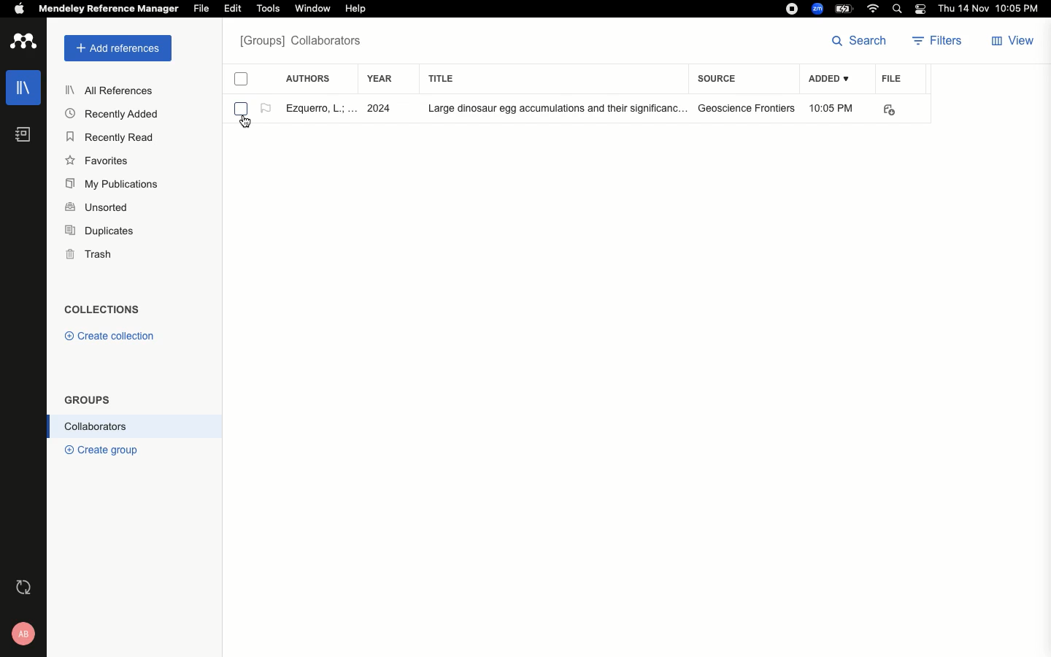  What do you see at coordinates (233, 8) in the screenshot?
I see `Edit` at bounding box center [233, 8].